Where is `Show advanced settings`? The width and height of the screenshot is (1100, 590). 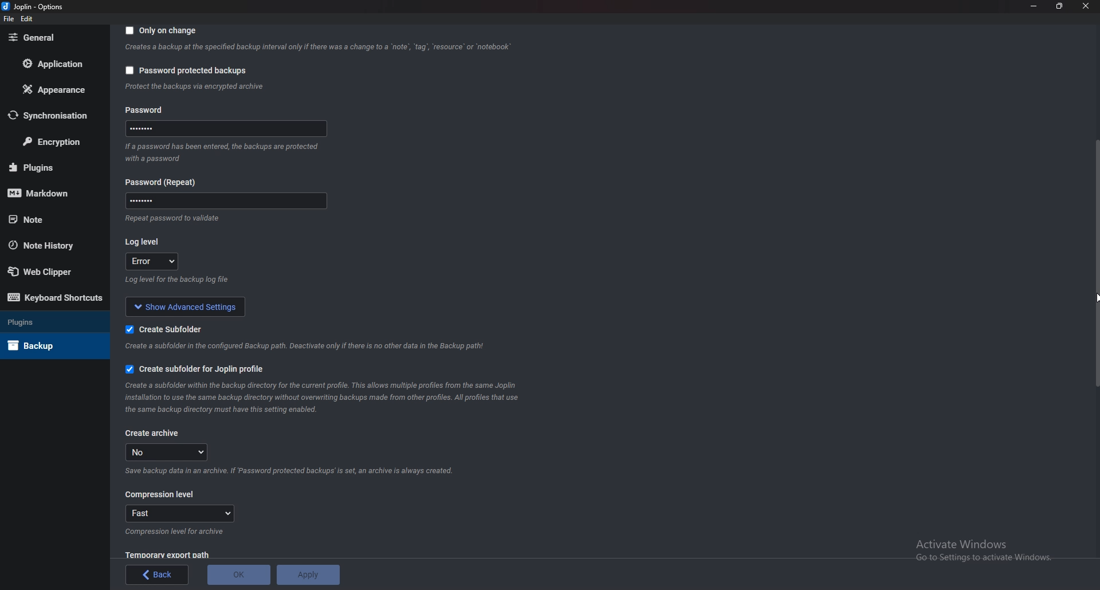
Show advanced settings is located at coordinates (187, 305).